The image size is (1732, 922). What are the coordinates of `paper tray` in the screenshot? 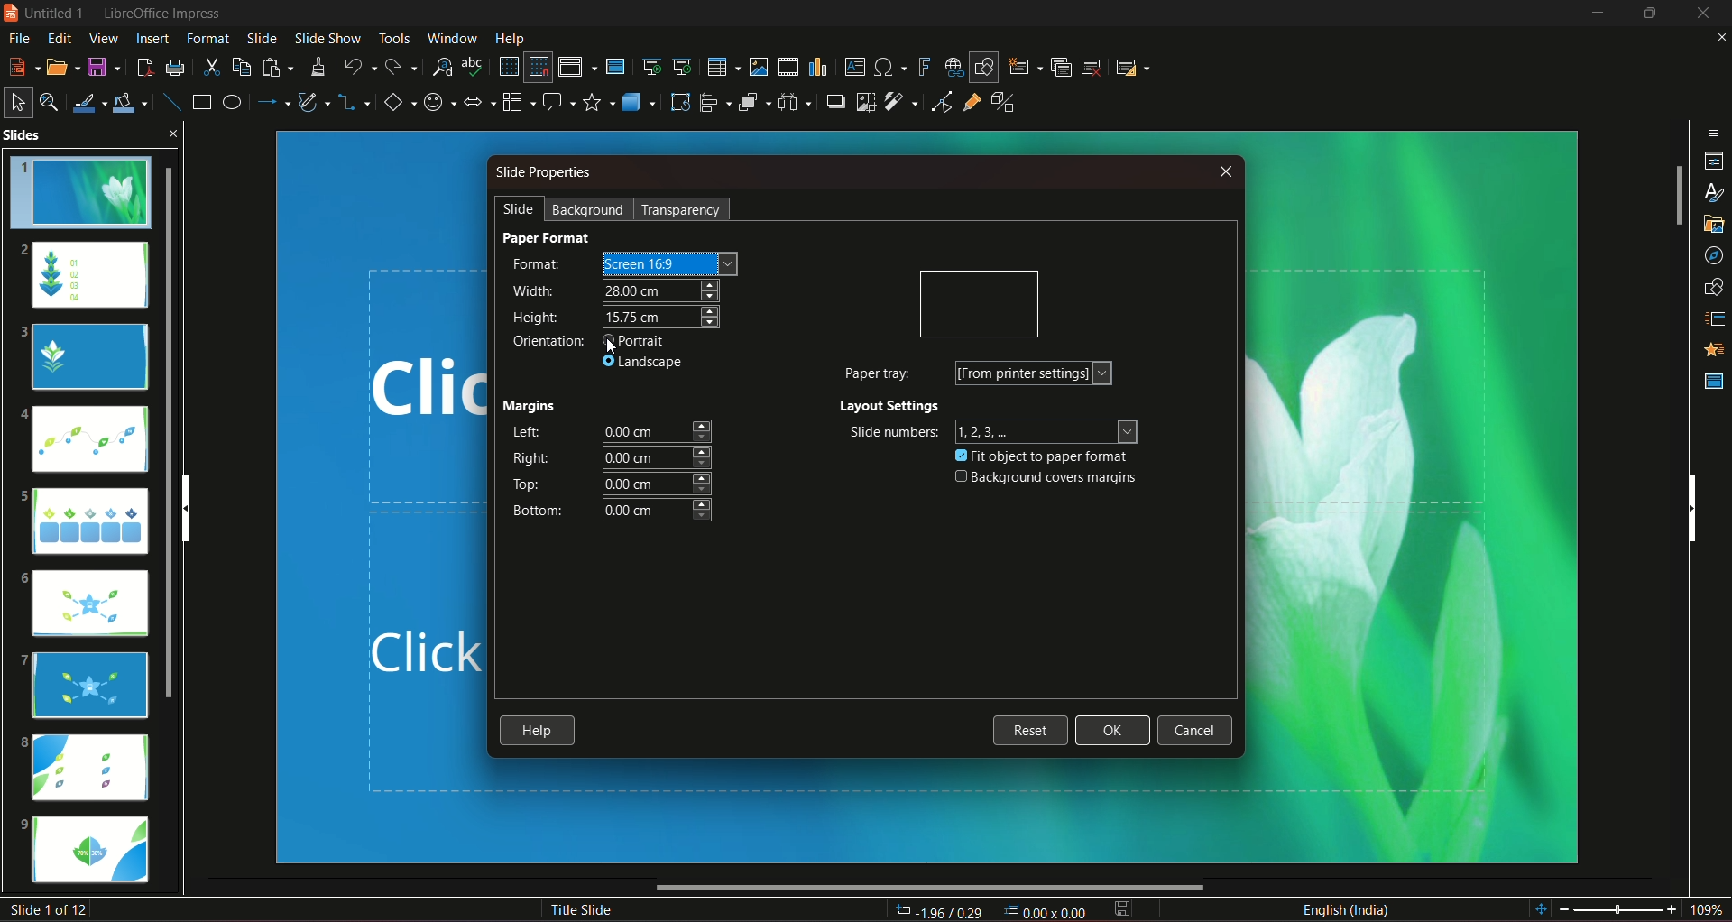 It's located at (877, 372).